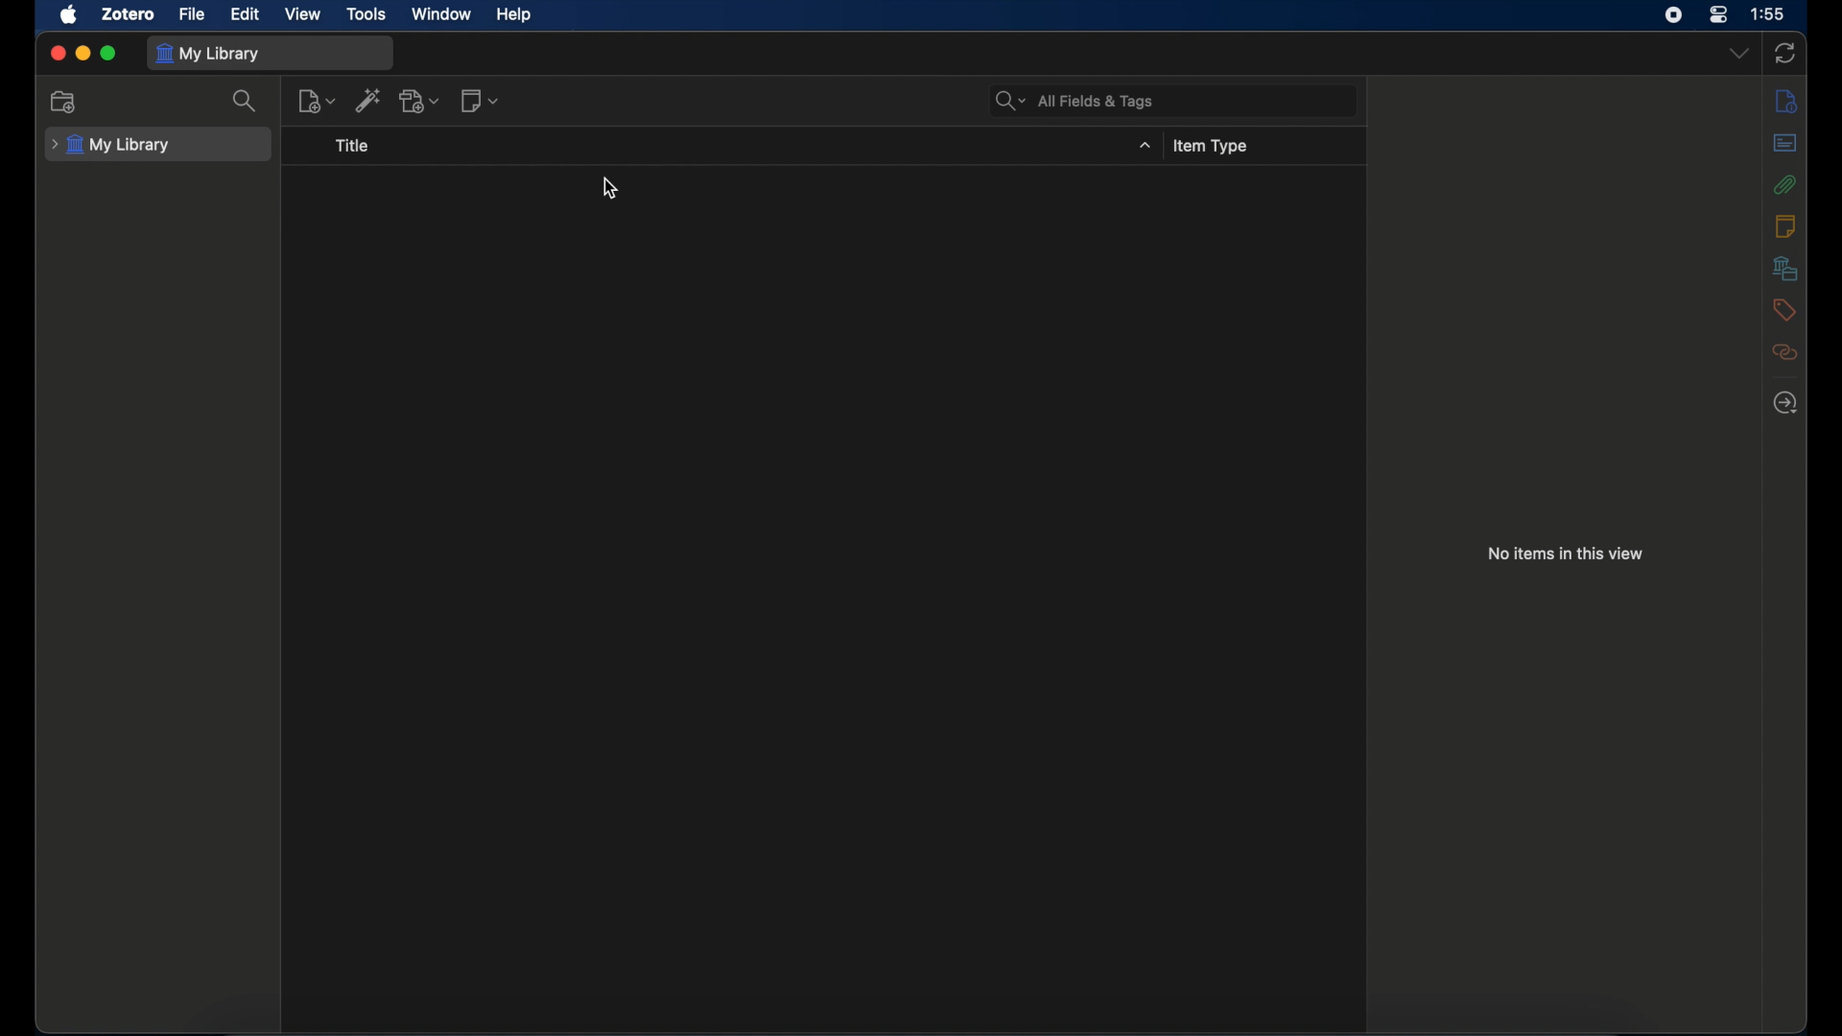  I want to click on sync, so click(1785, 52).